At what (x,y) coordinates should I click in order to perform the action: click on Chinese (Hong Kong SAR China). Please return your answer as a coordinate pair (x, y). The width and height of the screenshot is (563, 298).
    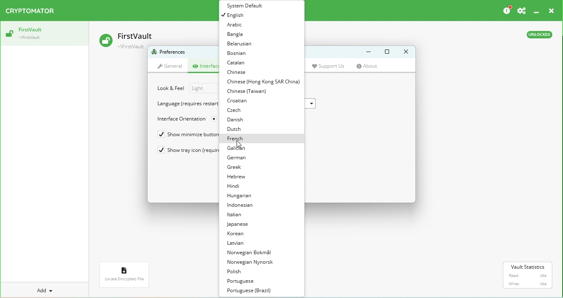
    Looking at the image, I should click on (264, 83).